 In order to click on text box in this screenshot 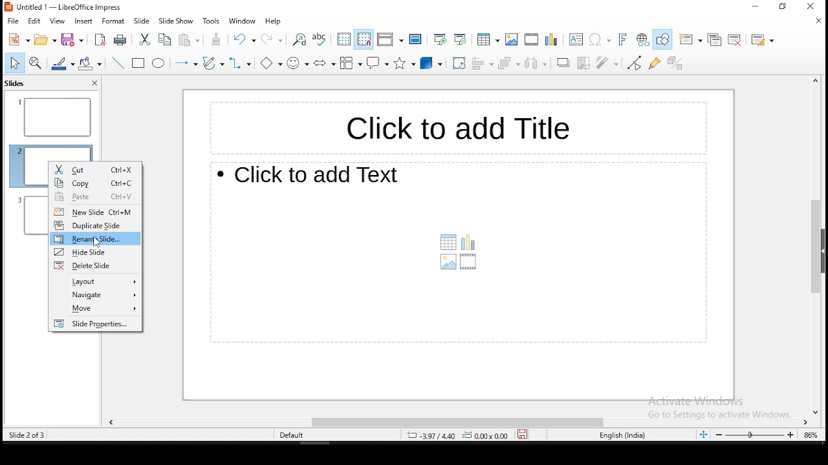, I will do `click(452, 125)`.